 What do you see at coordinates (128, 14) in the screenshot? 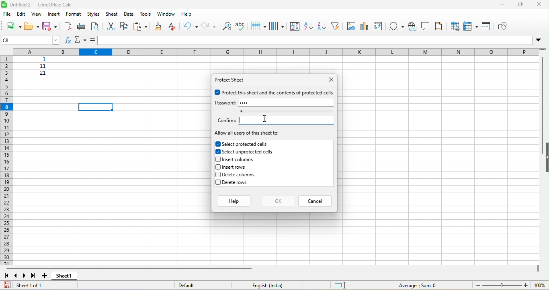
I see `data` at bounding box center [128, 14].